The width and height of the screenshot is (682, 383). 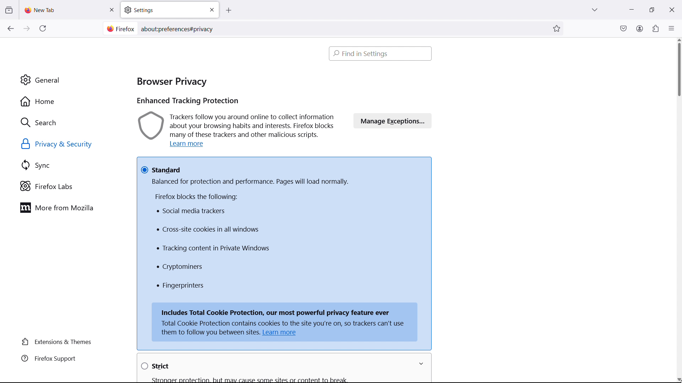 I want to click on search, so click(x=68, y=122).